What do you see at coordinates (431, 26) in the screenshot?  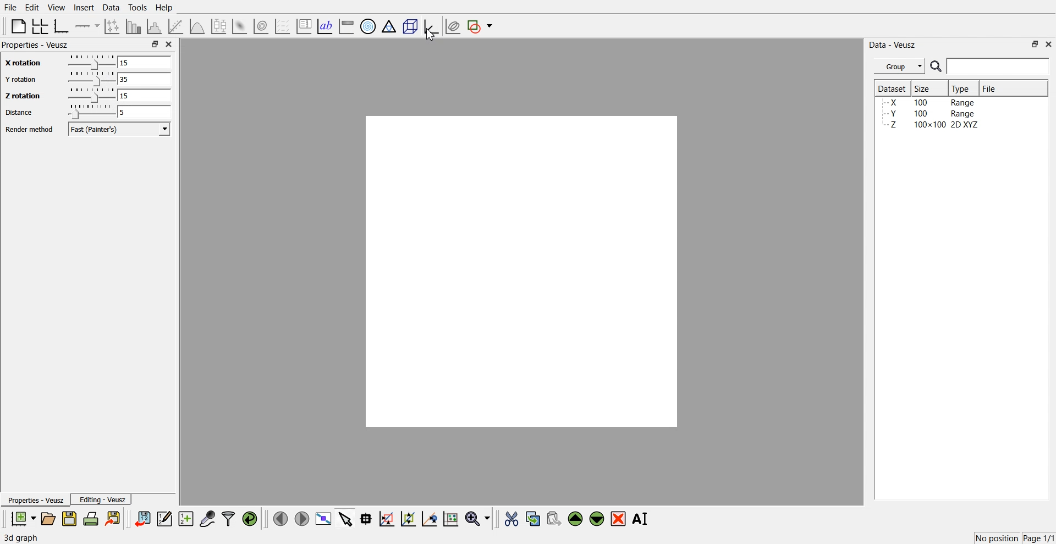 I see `3D Graph` at bounding box center [431, 26].